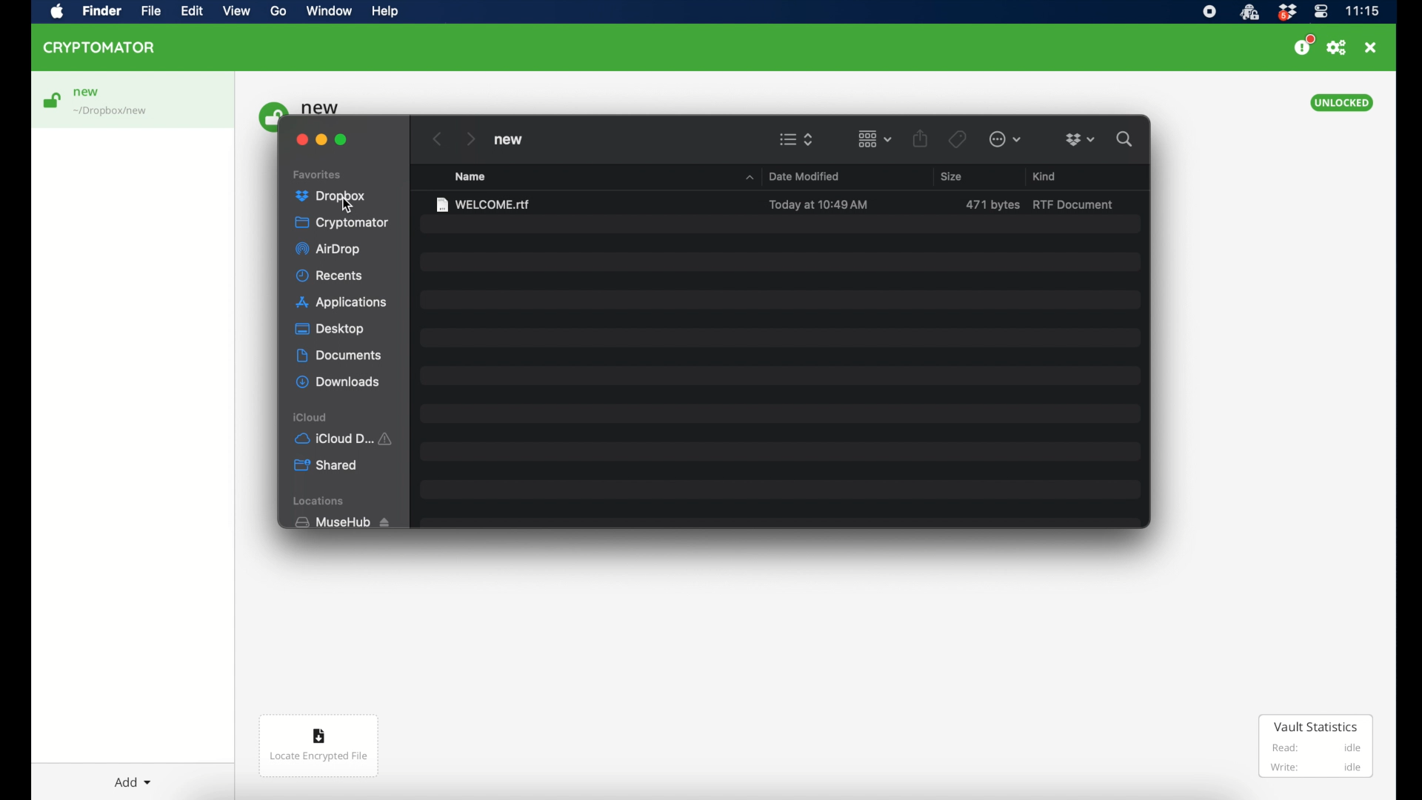  What do you see at coordinates (749, 178) in the screenshot?
I see `name dropdown` at bounding box center [749, 178].